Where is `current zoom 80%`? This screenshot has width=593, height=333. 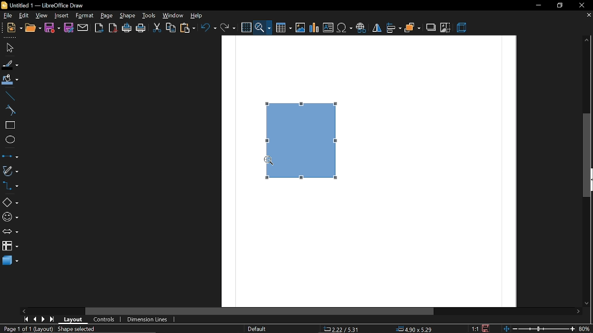 current zoom 80% is located at coordinates (585, 327).